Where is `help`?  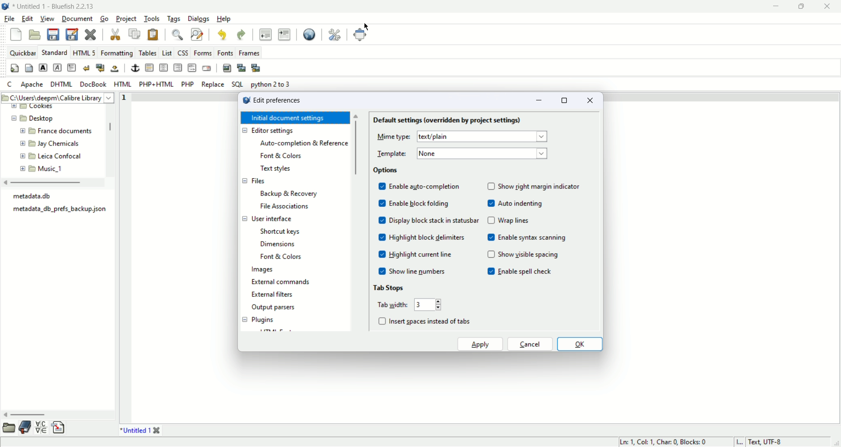 help is located at coordinates (223, 20).